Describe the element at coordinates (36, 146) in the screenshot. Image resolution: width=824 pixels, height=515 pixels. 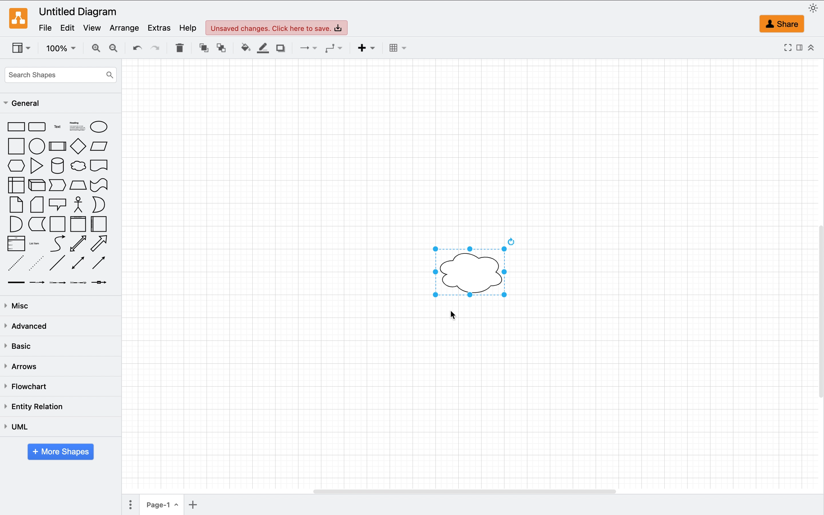
I see `circle` at that location.